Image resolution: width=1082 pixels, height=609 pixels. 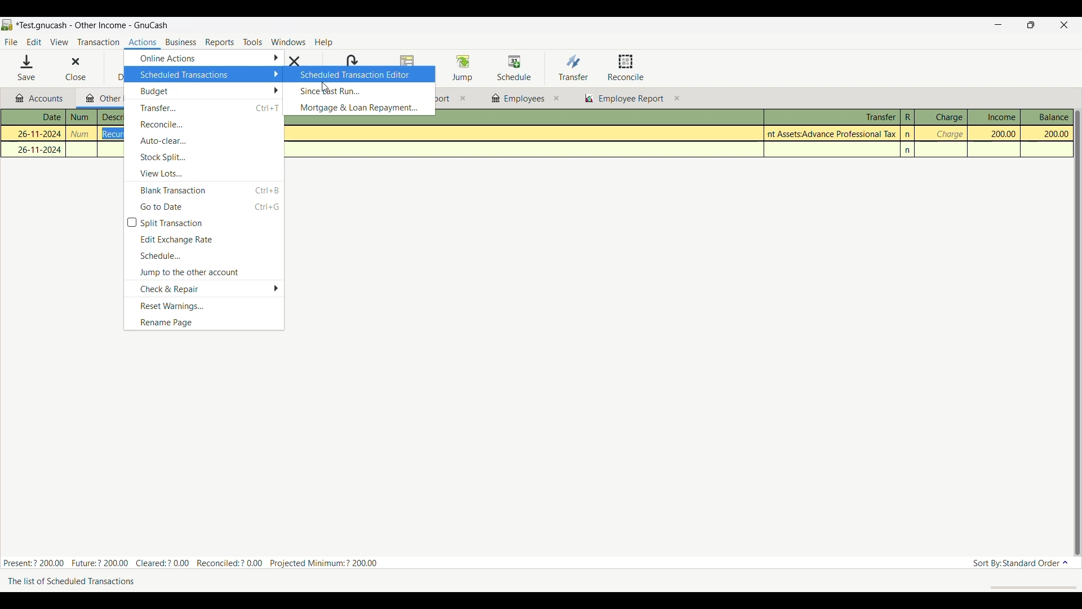 What do you see at coordinates (203, 58) in the screenshot?
I see `Online actions options` at bounding box center [203, 58].